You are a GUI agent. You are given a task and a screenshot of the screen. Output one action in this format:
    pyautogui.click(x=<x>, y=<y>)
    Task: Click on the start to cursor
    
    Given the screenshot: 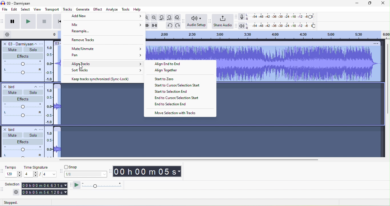 What is the action you would take?
    pyautogui.click(x=178, y=86)
    